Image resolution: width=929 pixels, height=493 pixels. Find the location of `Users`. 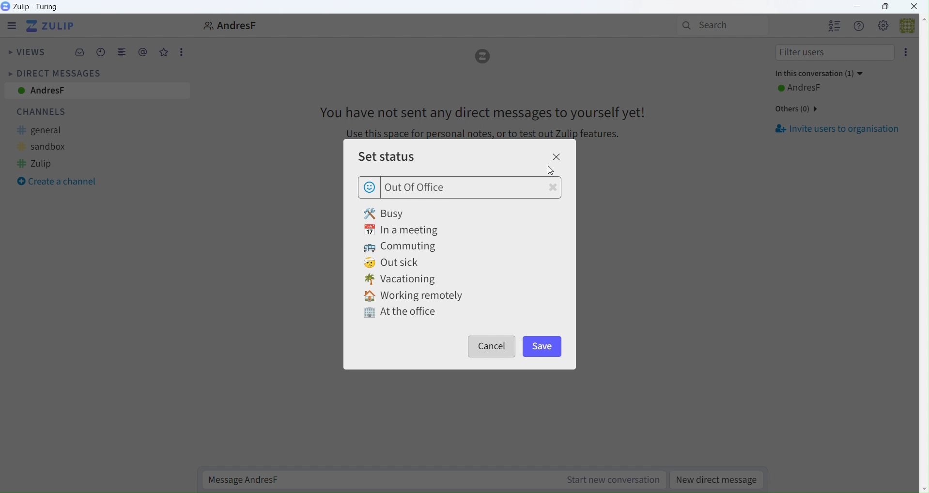

Users is located at coordinates (835, 27).